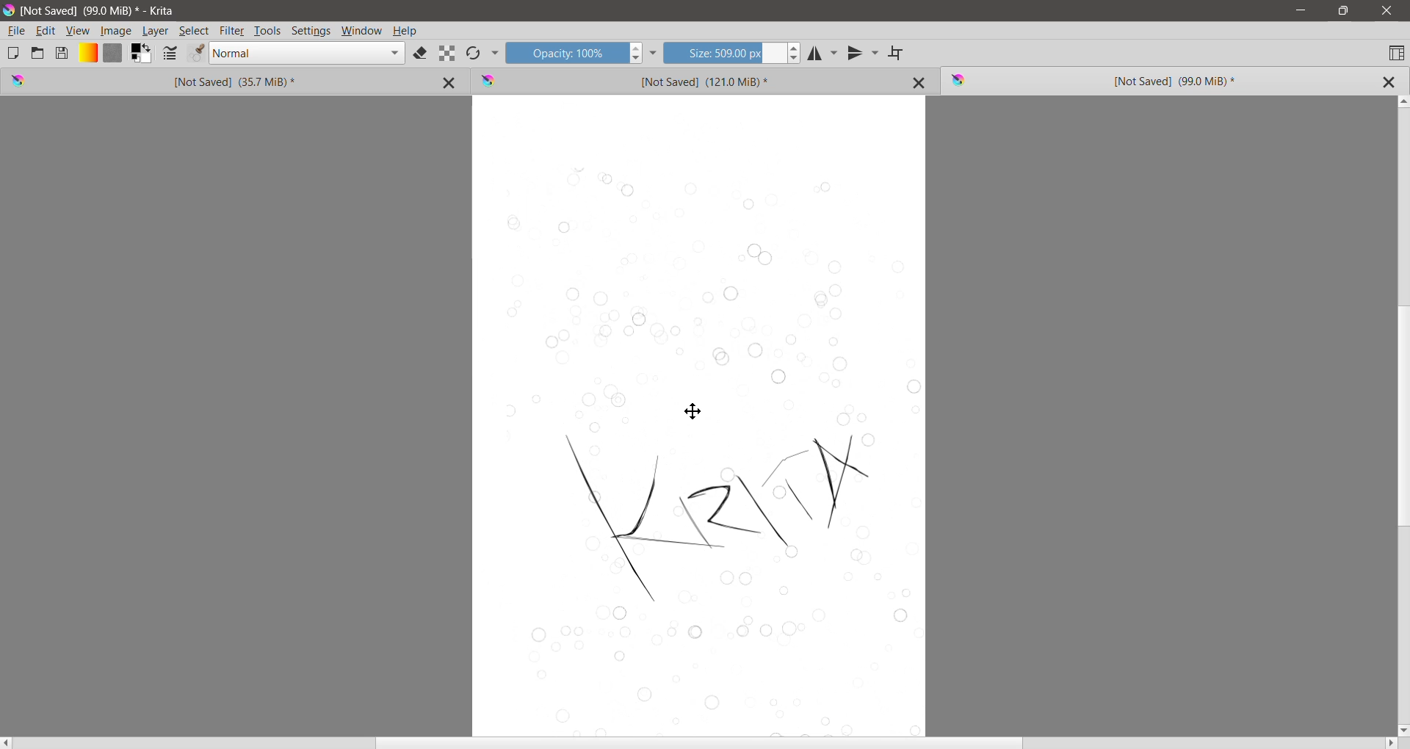 This screenshot has height=749, width=1410. What do you see at coordinates (863, 53) in the screenshot?
I see `Vertical Mirror Tool` at bounding box center [863, 53].